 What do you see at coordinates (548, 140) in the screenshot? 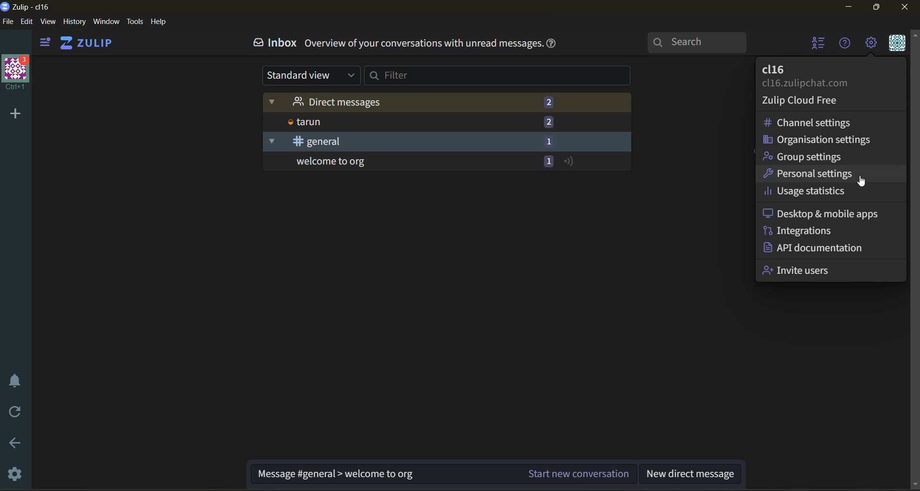
I see `1 message` at bounding box center [548, 140].